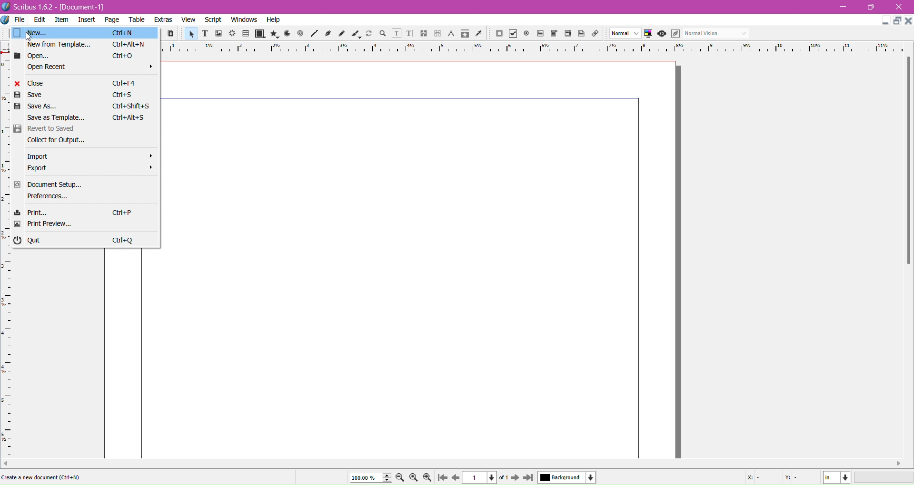 The height and width of the screenshot is (485, 914). Describe the element at coordinates (530, 478) in the screenshot. I see `end` at that location.